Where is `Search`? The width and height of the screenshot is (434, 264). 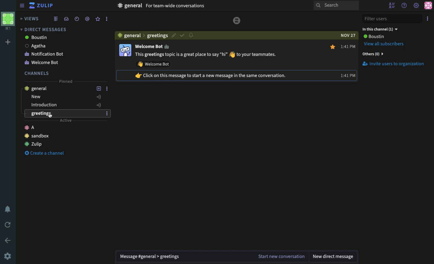
Search is located at coordinates (336, 6).